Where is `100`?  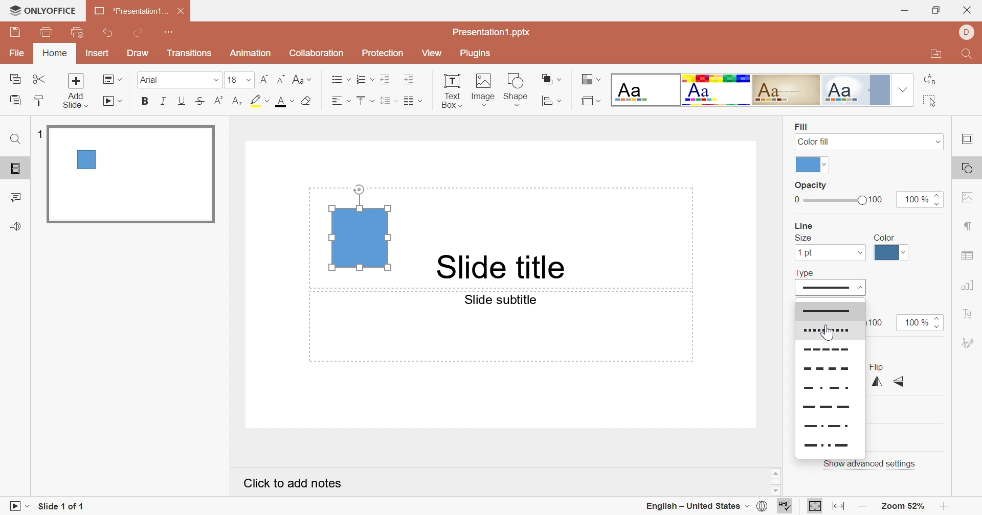
100 is located at coordinates (879, 321).